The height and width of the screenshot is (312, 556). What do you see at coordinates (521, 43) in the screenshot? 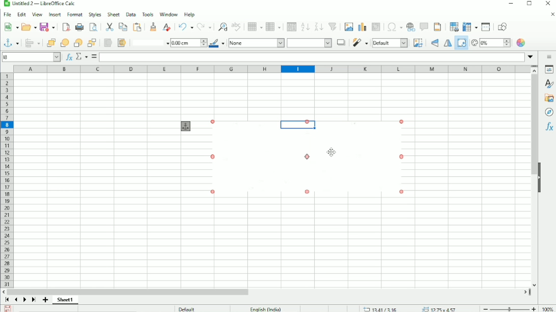
I see `Color` at bounding box center [521, 43].